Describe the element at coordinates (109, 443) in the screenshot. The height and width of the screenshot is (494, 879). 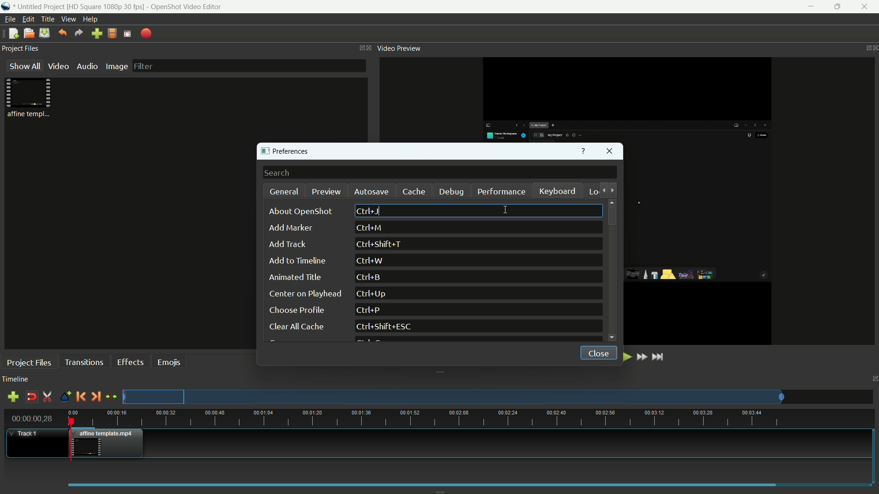
I see `video in timeline` at that location.